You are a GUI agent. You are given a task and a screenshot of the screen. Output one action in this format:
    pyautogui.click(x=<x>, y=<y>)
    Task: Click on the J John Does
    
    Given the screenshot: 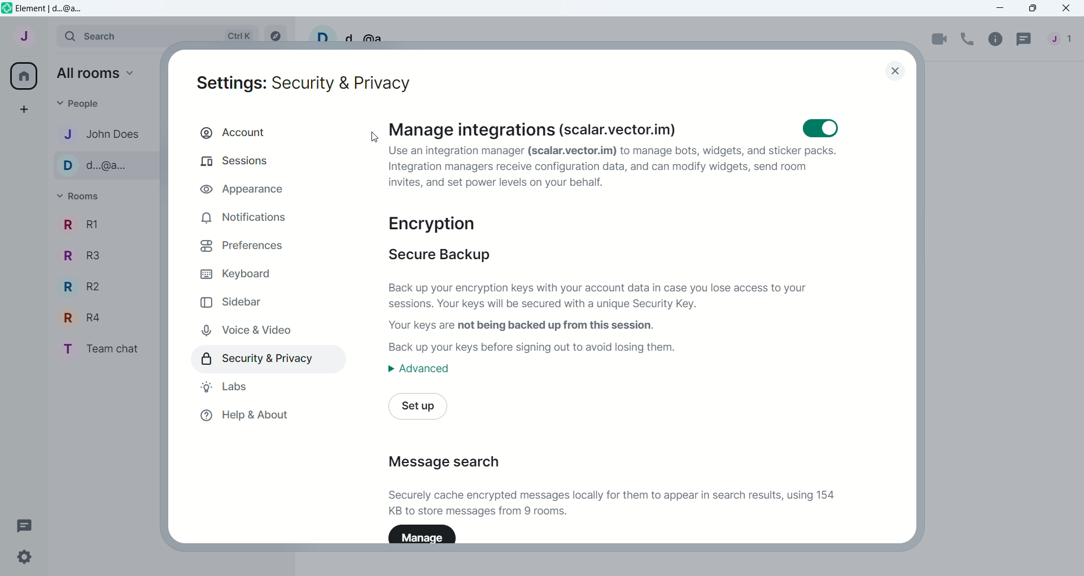 What is the action you would take?
    pyautogui.click(x=101, y=134)
    